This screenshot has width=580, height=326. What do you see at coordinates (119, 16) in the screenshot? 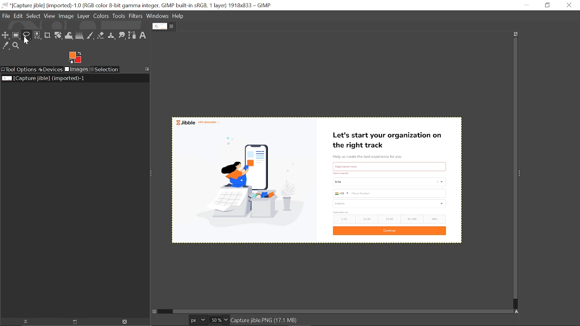
I see `Tools` at bounding box center [119, 16].